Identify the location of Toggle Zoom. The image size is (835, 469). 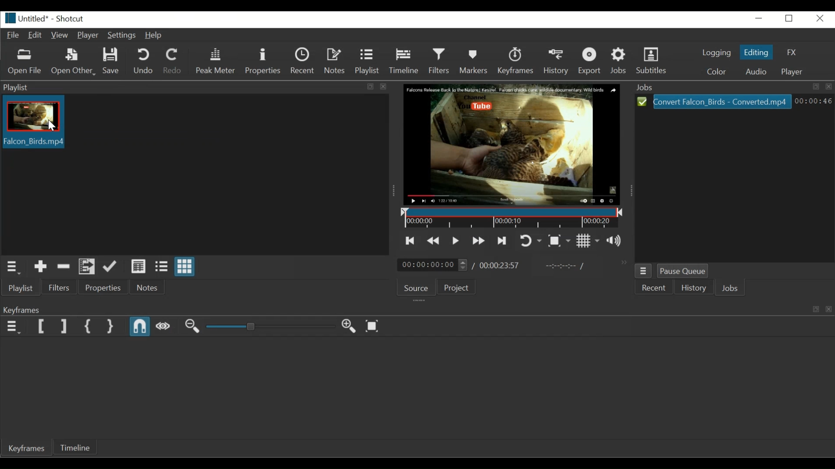
(559, 241).